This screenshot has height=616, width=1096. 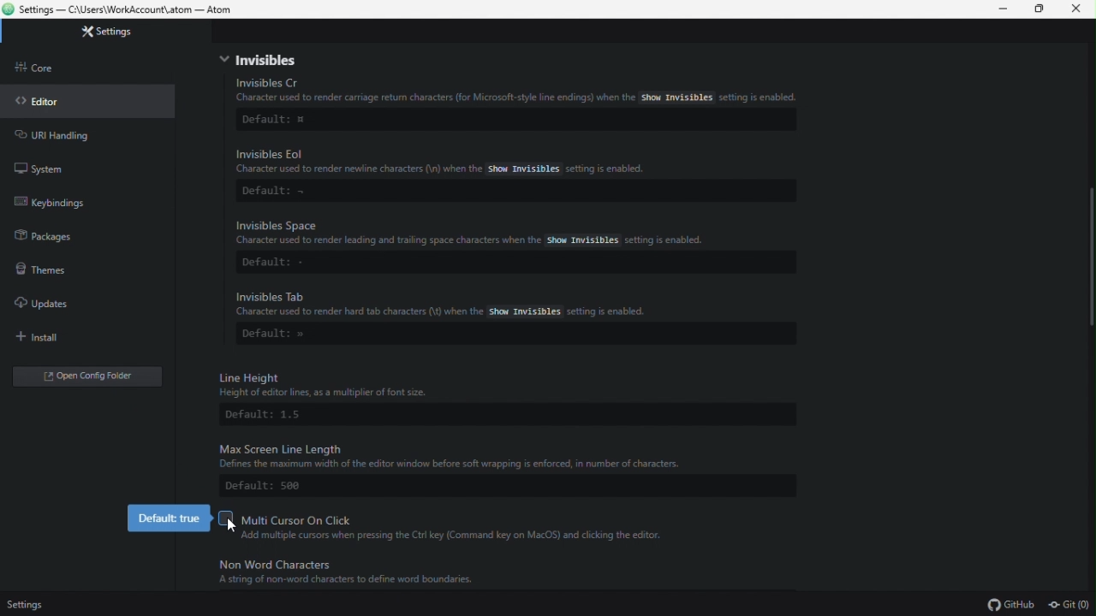 I want to click on Default: -, so click(x=283, y=261).